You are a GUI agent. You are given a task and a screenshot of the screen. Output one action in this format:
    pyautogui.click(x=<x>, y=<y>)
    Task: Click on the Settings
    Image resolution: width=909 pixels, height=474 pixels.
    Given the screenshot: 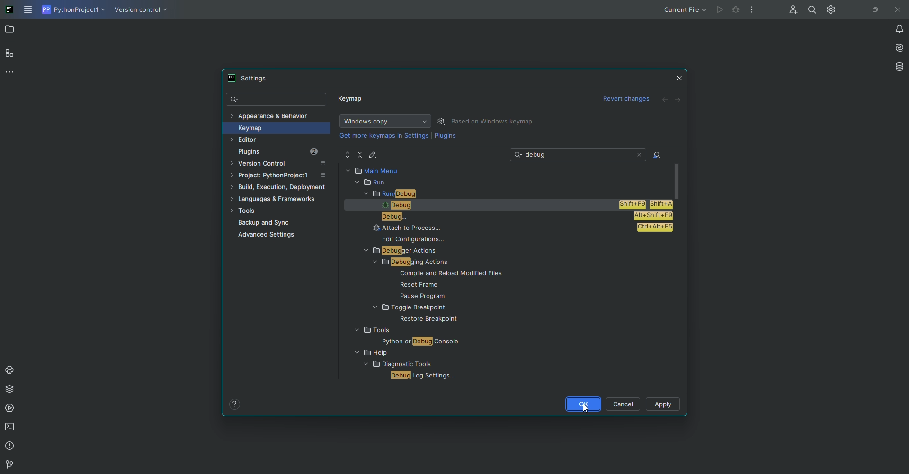 What is the action you would take?
    pyautogui.click(x=251, y=78)
    